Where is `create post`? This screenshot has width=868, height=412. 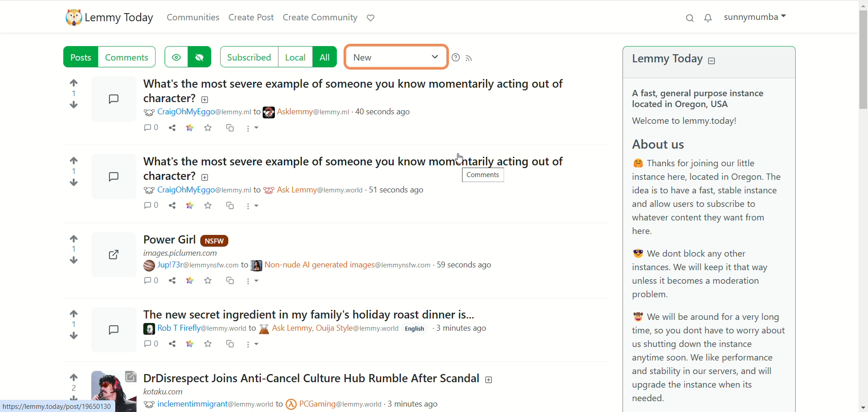
create post is located at coordinates (253, 19).